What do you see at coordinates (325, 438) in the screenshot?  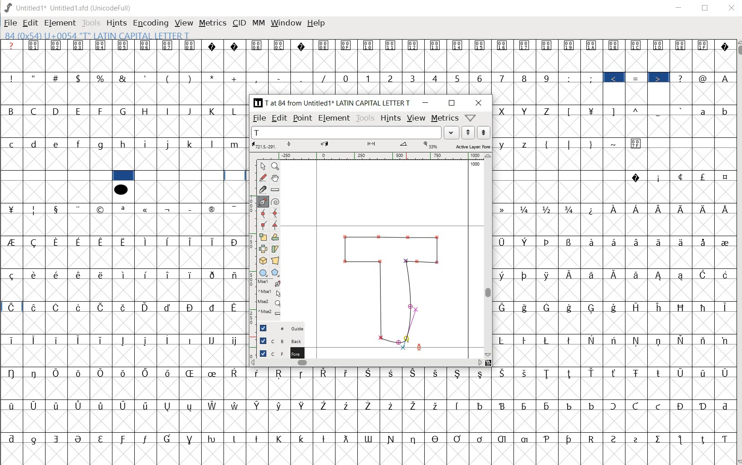 I see `Symbol` at bounding box center [325, 438].